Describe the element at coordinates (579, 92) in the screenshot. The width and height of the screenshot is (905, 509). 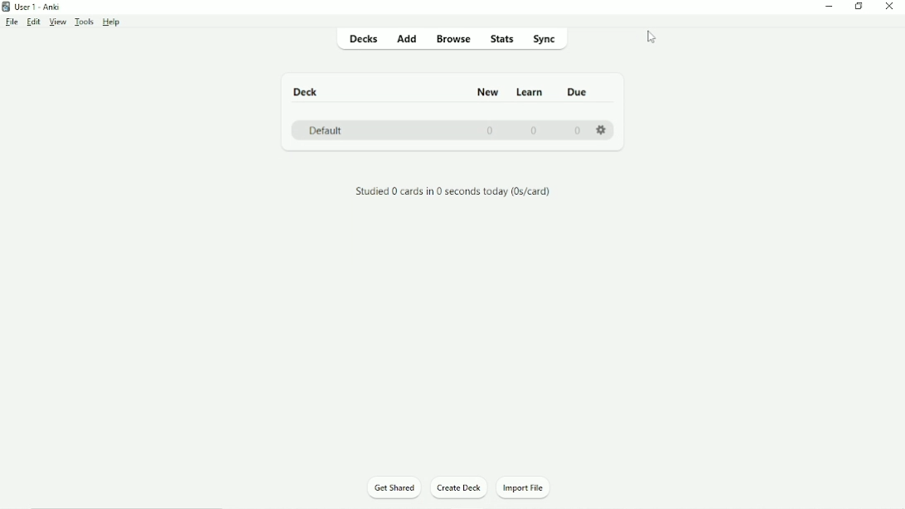
I see `Due` at that location.